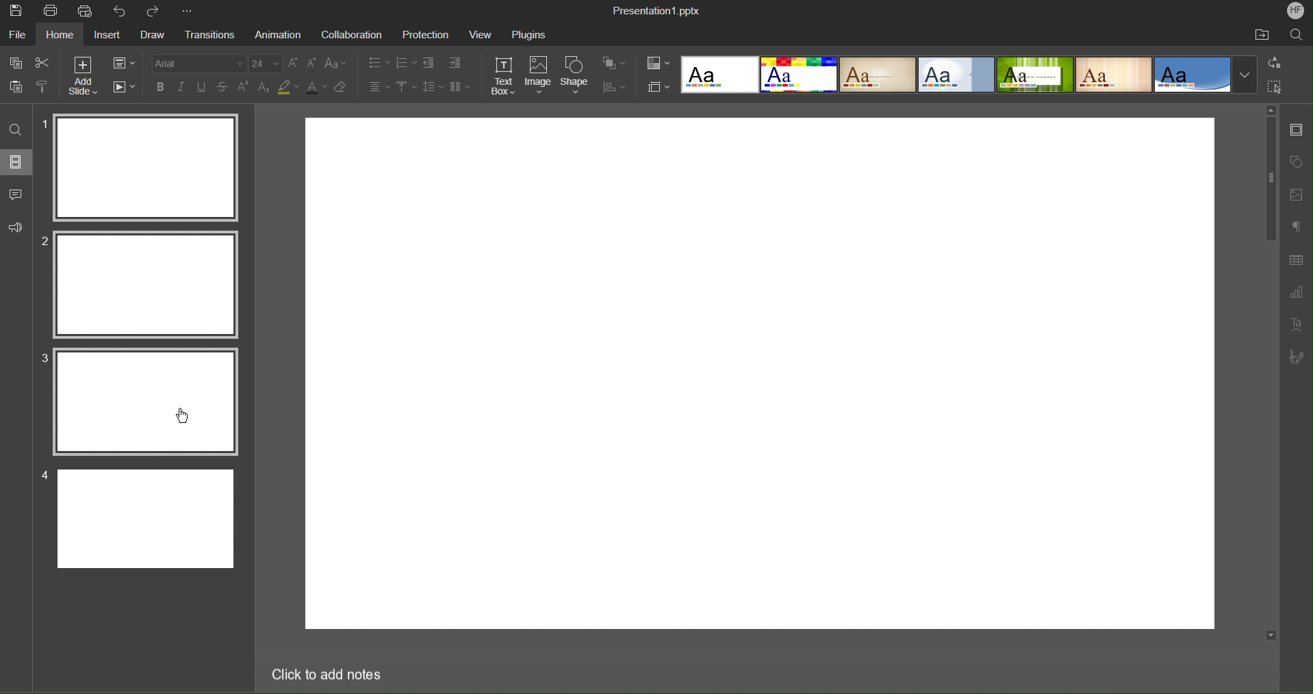 Image resolution: width=1313 pixels, height=694 pixels. What do you see at coordinates (15, 11) in the screenshot?
I see `Save` at bounding box center [15, 11].